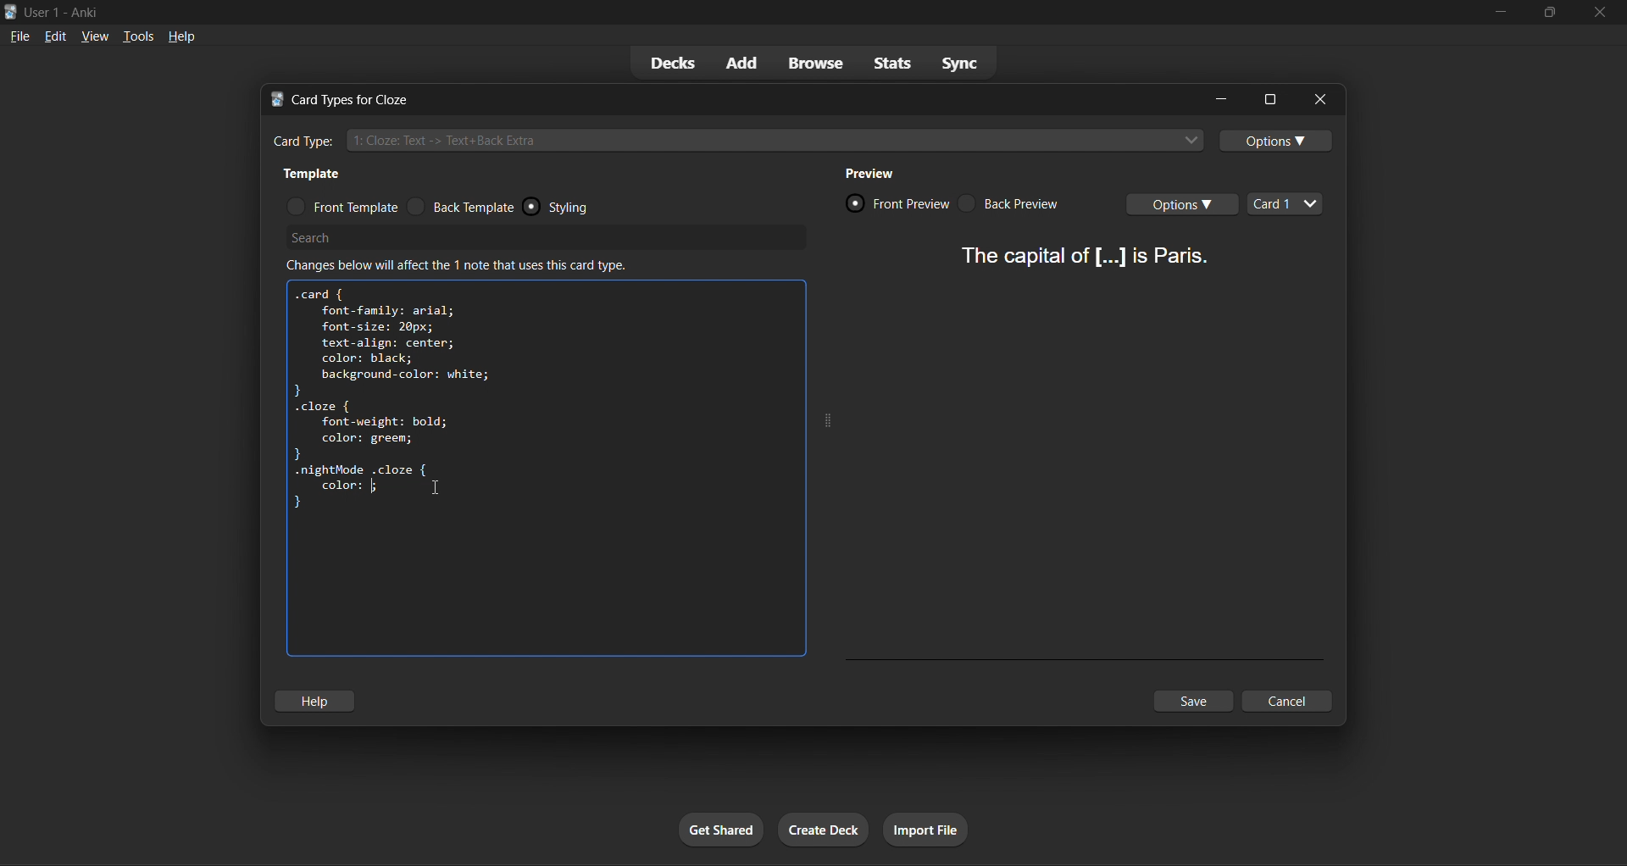  I want to click on options, so click(1268, 97).